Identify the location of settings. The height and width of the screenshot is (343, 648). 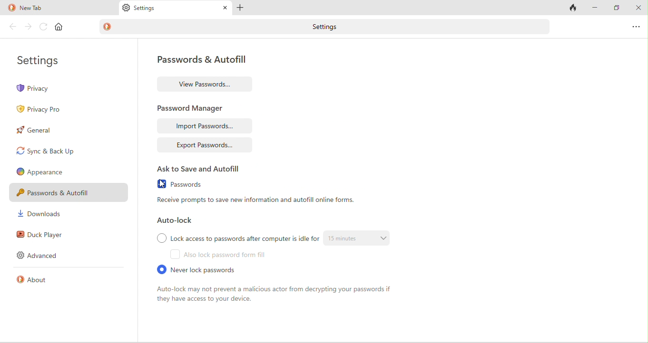
(147, 10).